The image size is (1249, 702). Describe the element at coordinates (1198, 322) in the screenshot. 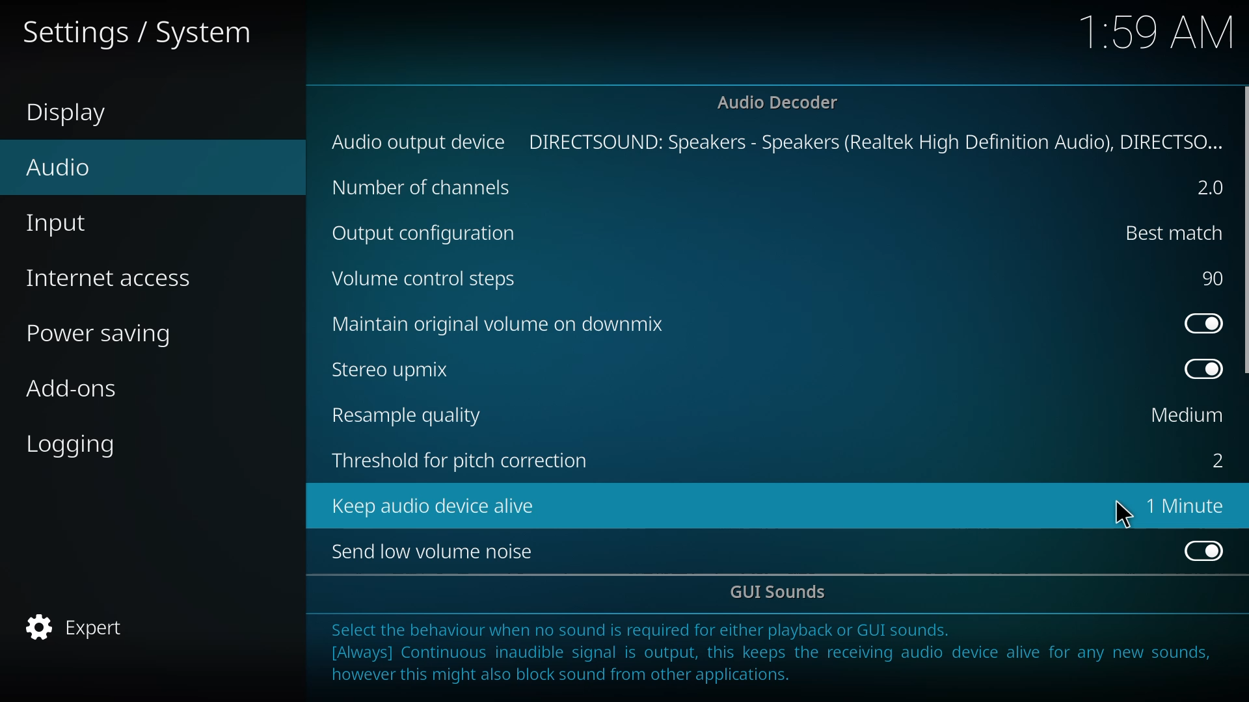

I see `enabled` at that location.